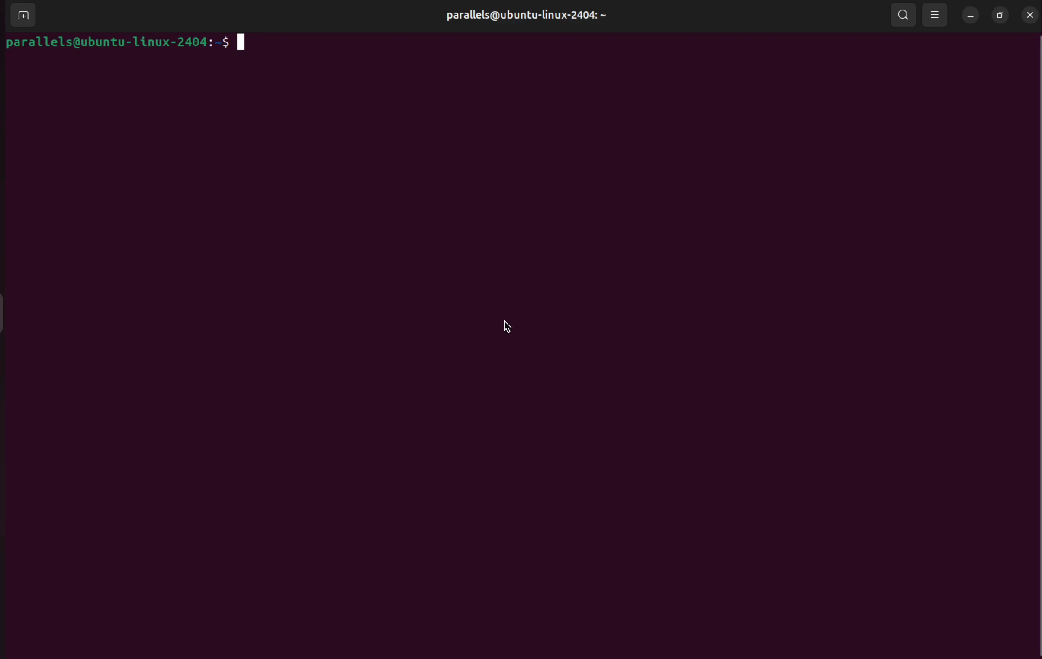 The image size is (1042, 659). What do you see at coordinates (1029, 15) in the screenshot?
I see `close` at bounding box center [1029, 15].